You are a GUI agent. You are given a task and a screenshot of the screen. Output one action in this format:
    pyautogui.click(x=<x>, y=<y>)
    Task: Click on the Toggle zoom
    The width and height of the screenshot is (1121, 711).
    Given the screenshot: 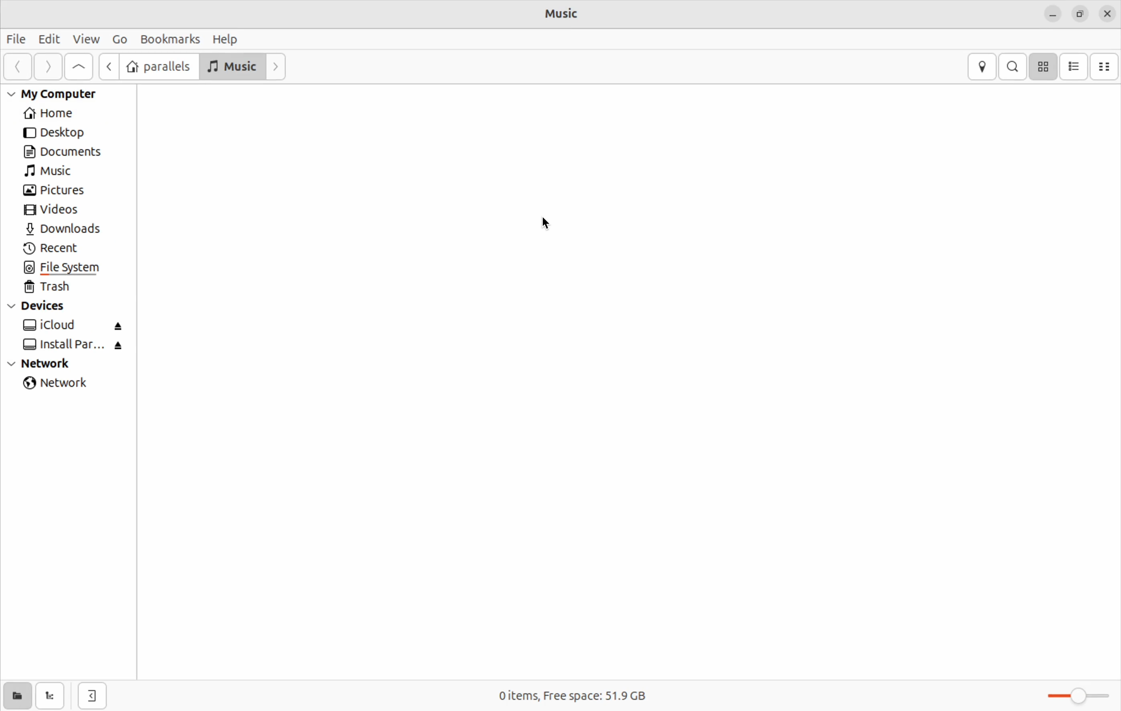 What is the action you would take?
    pyautogui.click(x=1077, y=698)
    